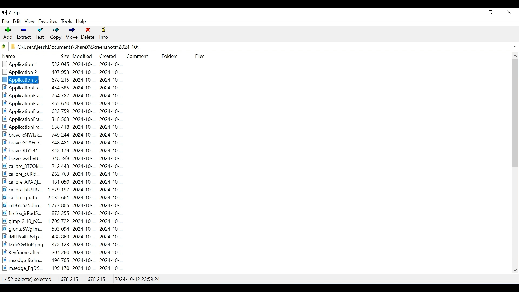  What do you see at coordinates (67, 21) in the screenshot?
I see `Tools` at bounding box center [67, 21].